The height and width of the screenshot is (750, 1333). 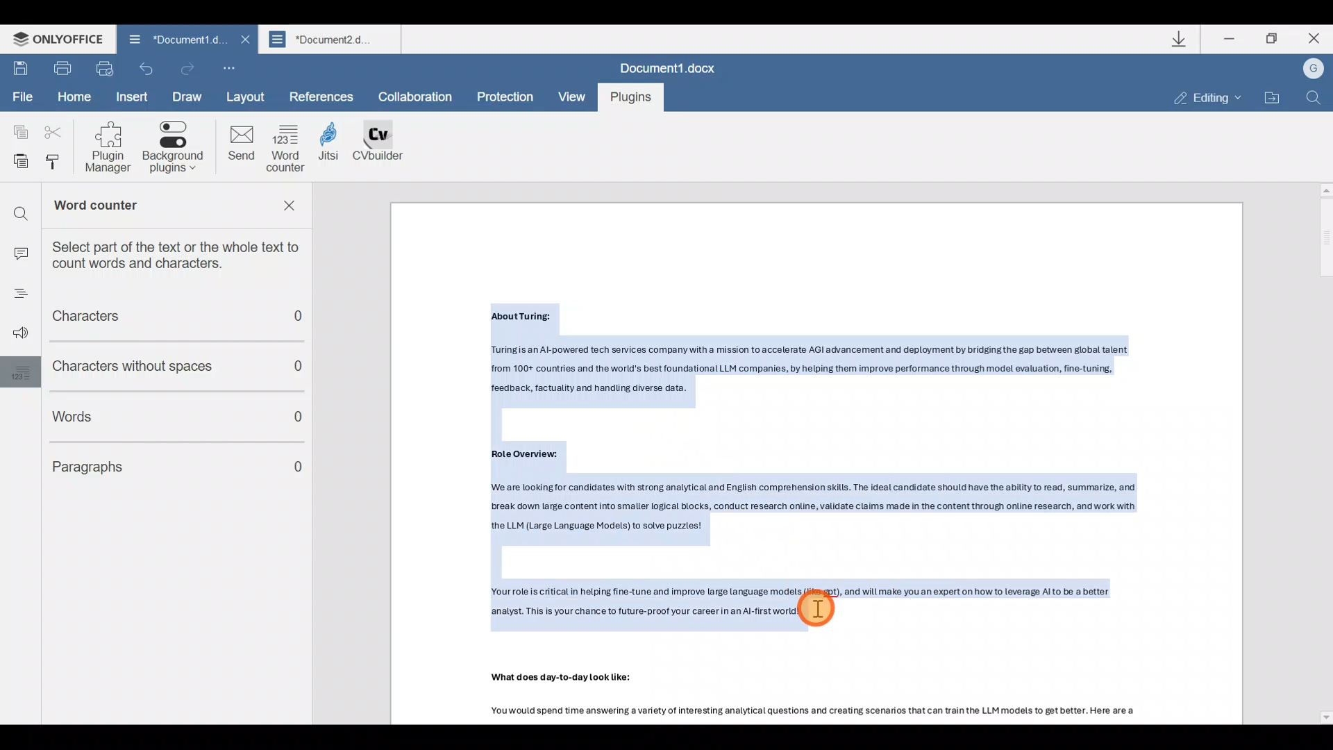 What do you see at coordinates (287, 148) in the screenshot?
I see `Word counter` at bounding box center [287, 148].